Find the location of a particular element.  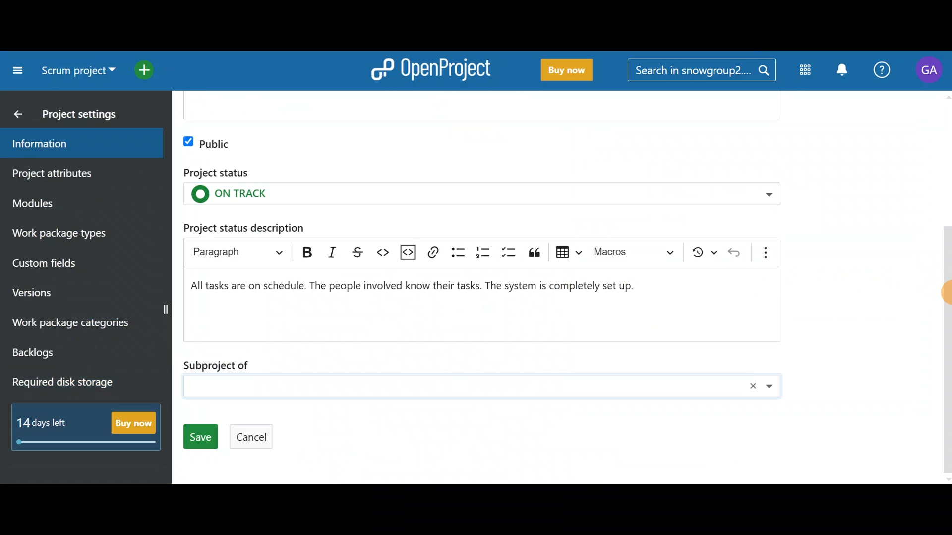

Information is located at coordinates (77, 143).